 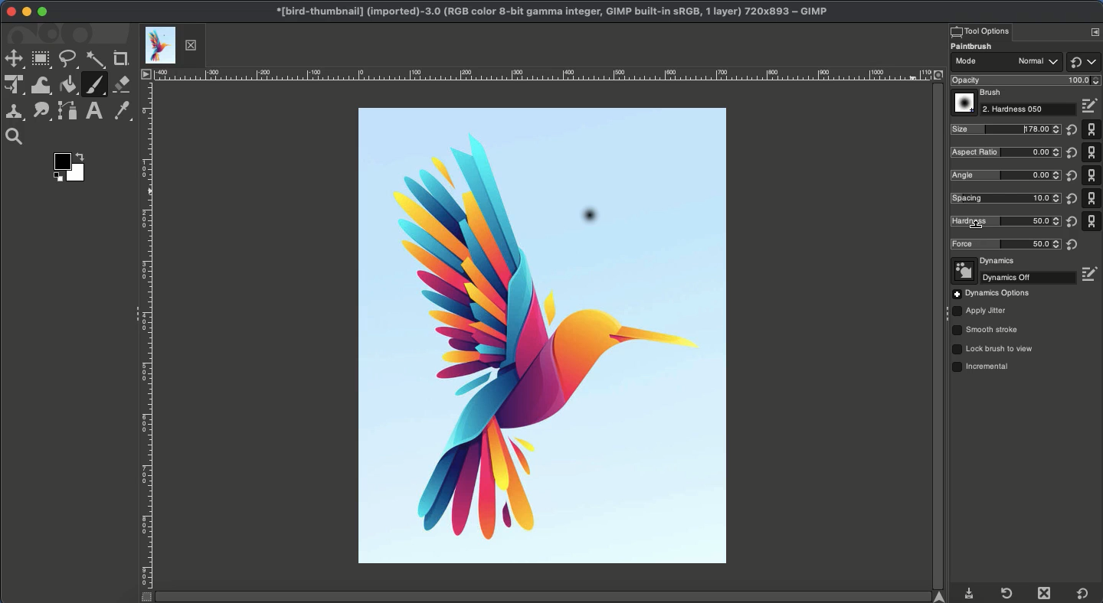 What do you see at coordinates (993, 349) in the screenshot?
I see `Lock ` at bounding box center [993, 349].